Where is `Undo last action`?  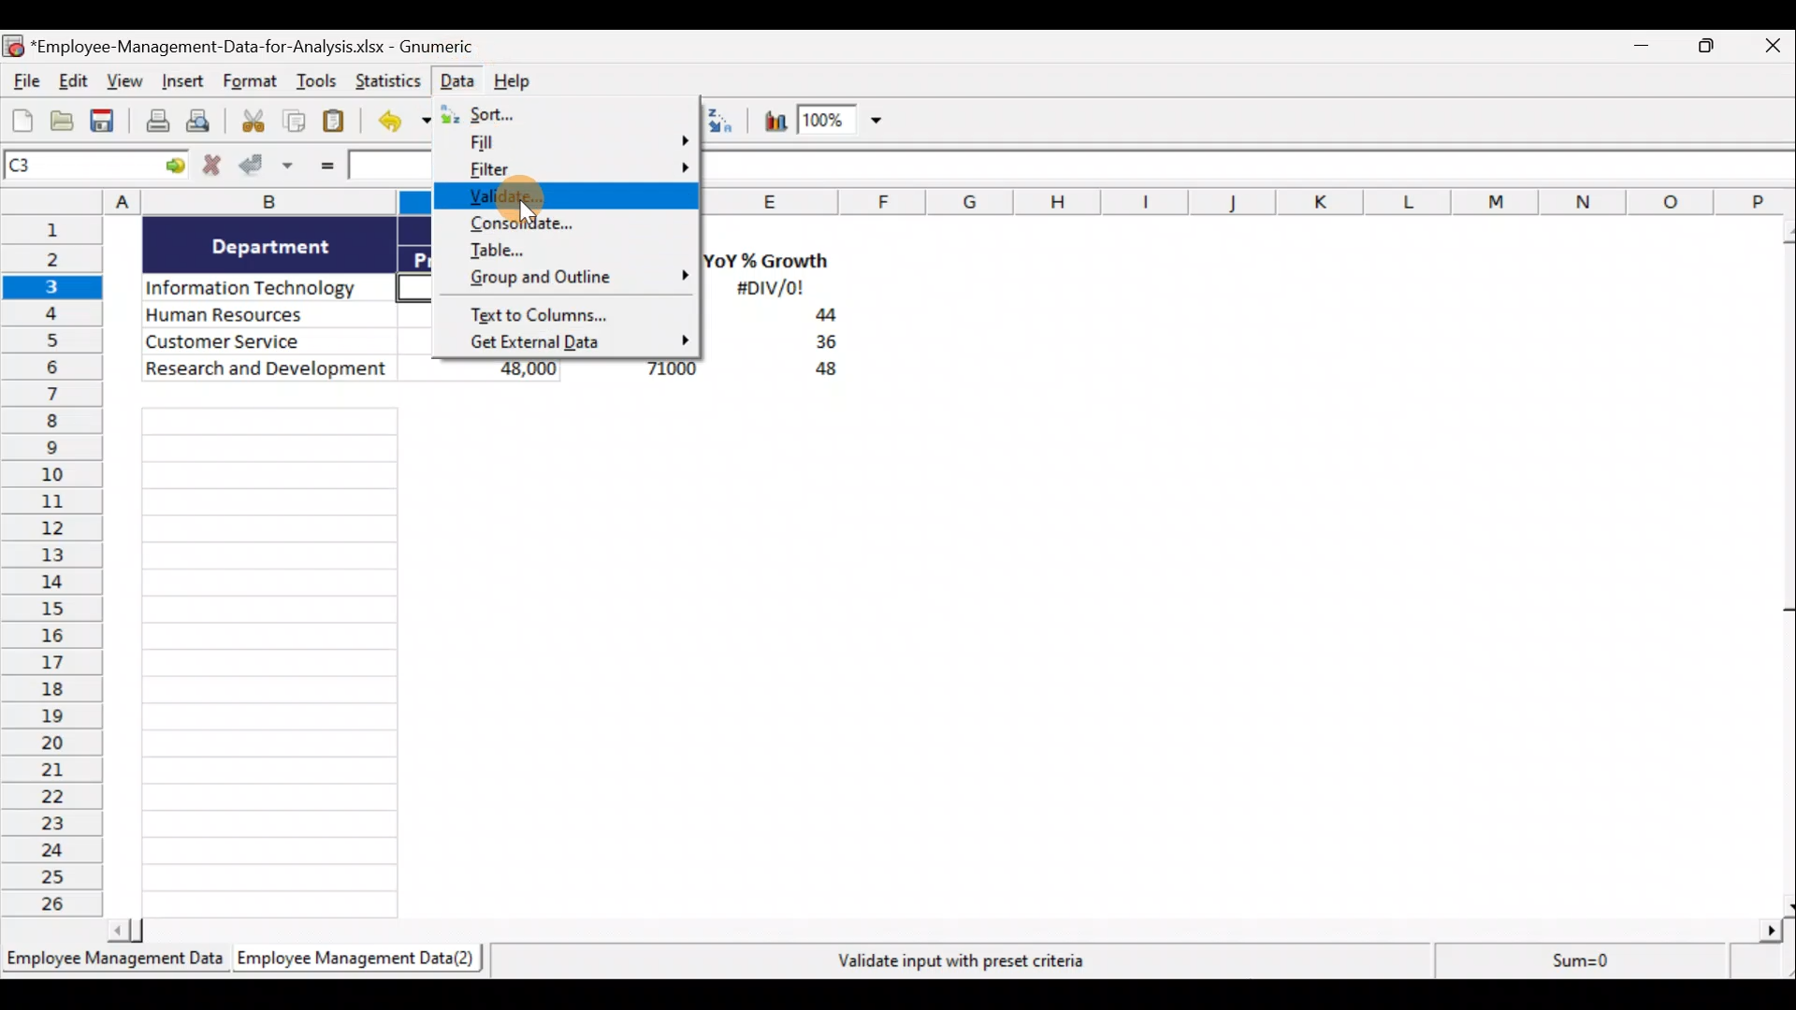
Undo last action is located at coordinates (408, 123).